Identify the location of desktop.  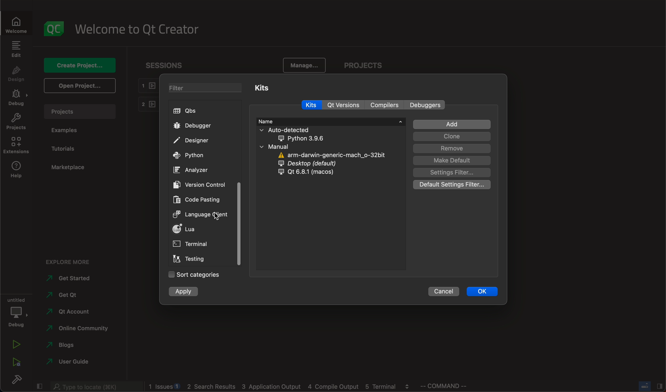
(318, 164).